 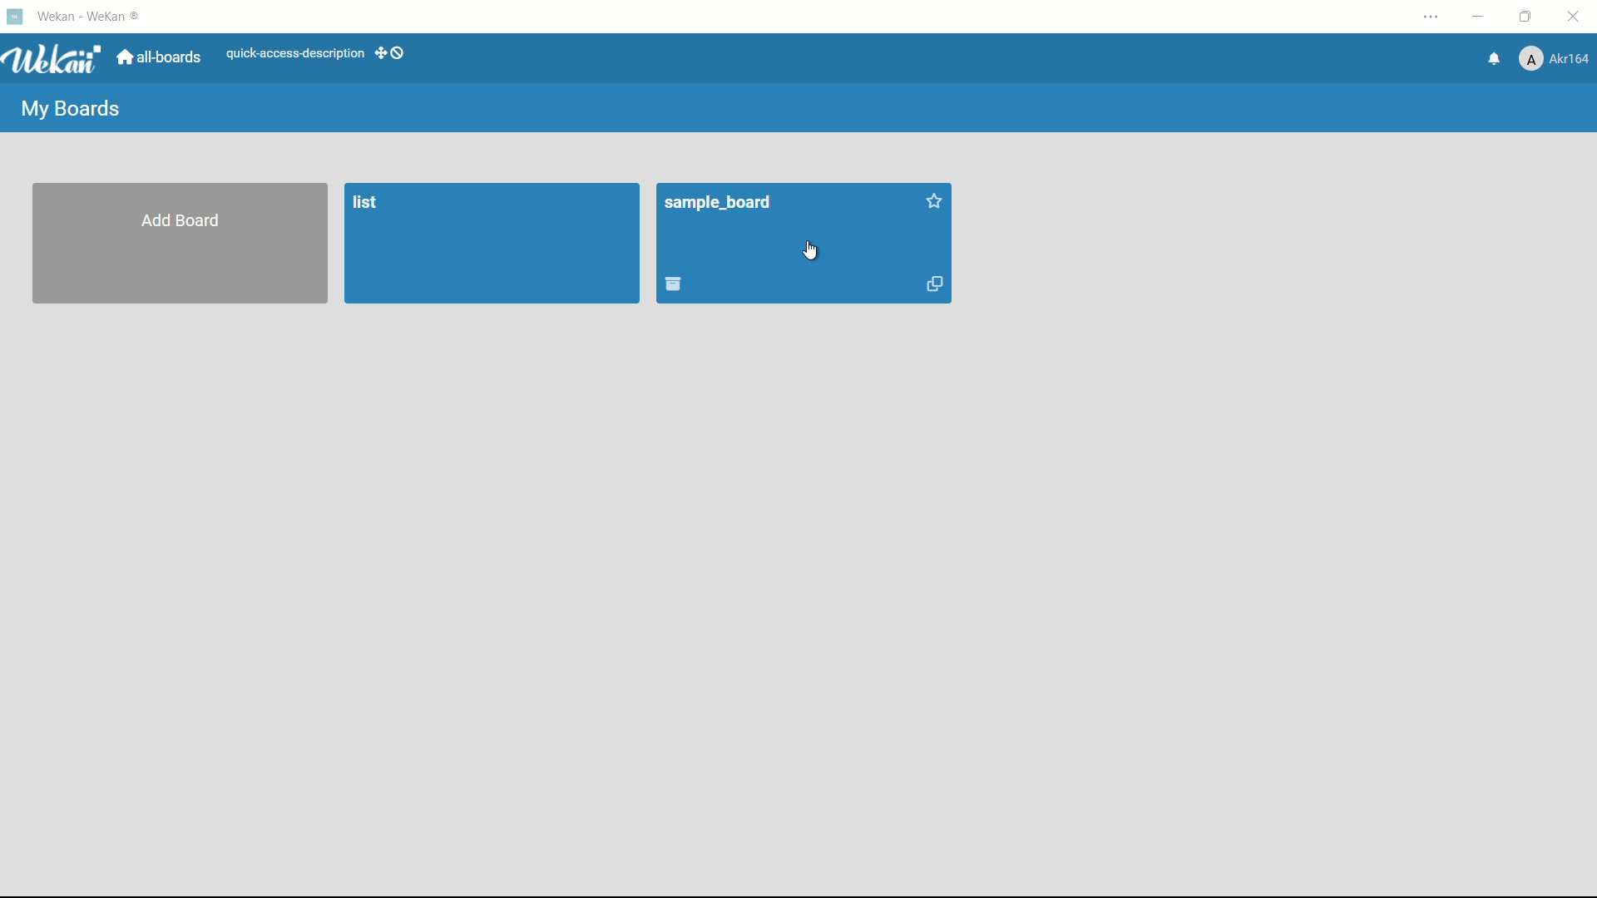 What do you see at coordinates (377, 52) in the screenshot?
I see `add` at bounding box center [377, 52].